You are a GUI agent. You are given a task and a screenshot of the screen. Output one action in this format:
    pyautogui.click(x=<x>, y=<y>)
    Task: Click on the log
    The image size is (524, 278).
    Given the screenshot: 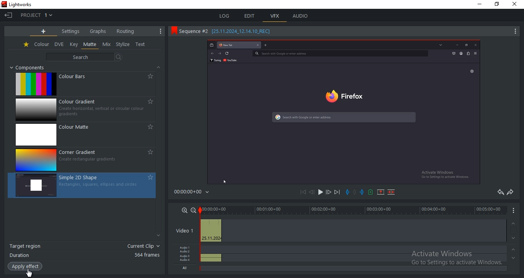 What is the action you would take?
    pyautogui.click(x=224, y=15)
    